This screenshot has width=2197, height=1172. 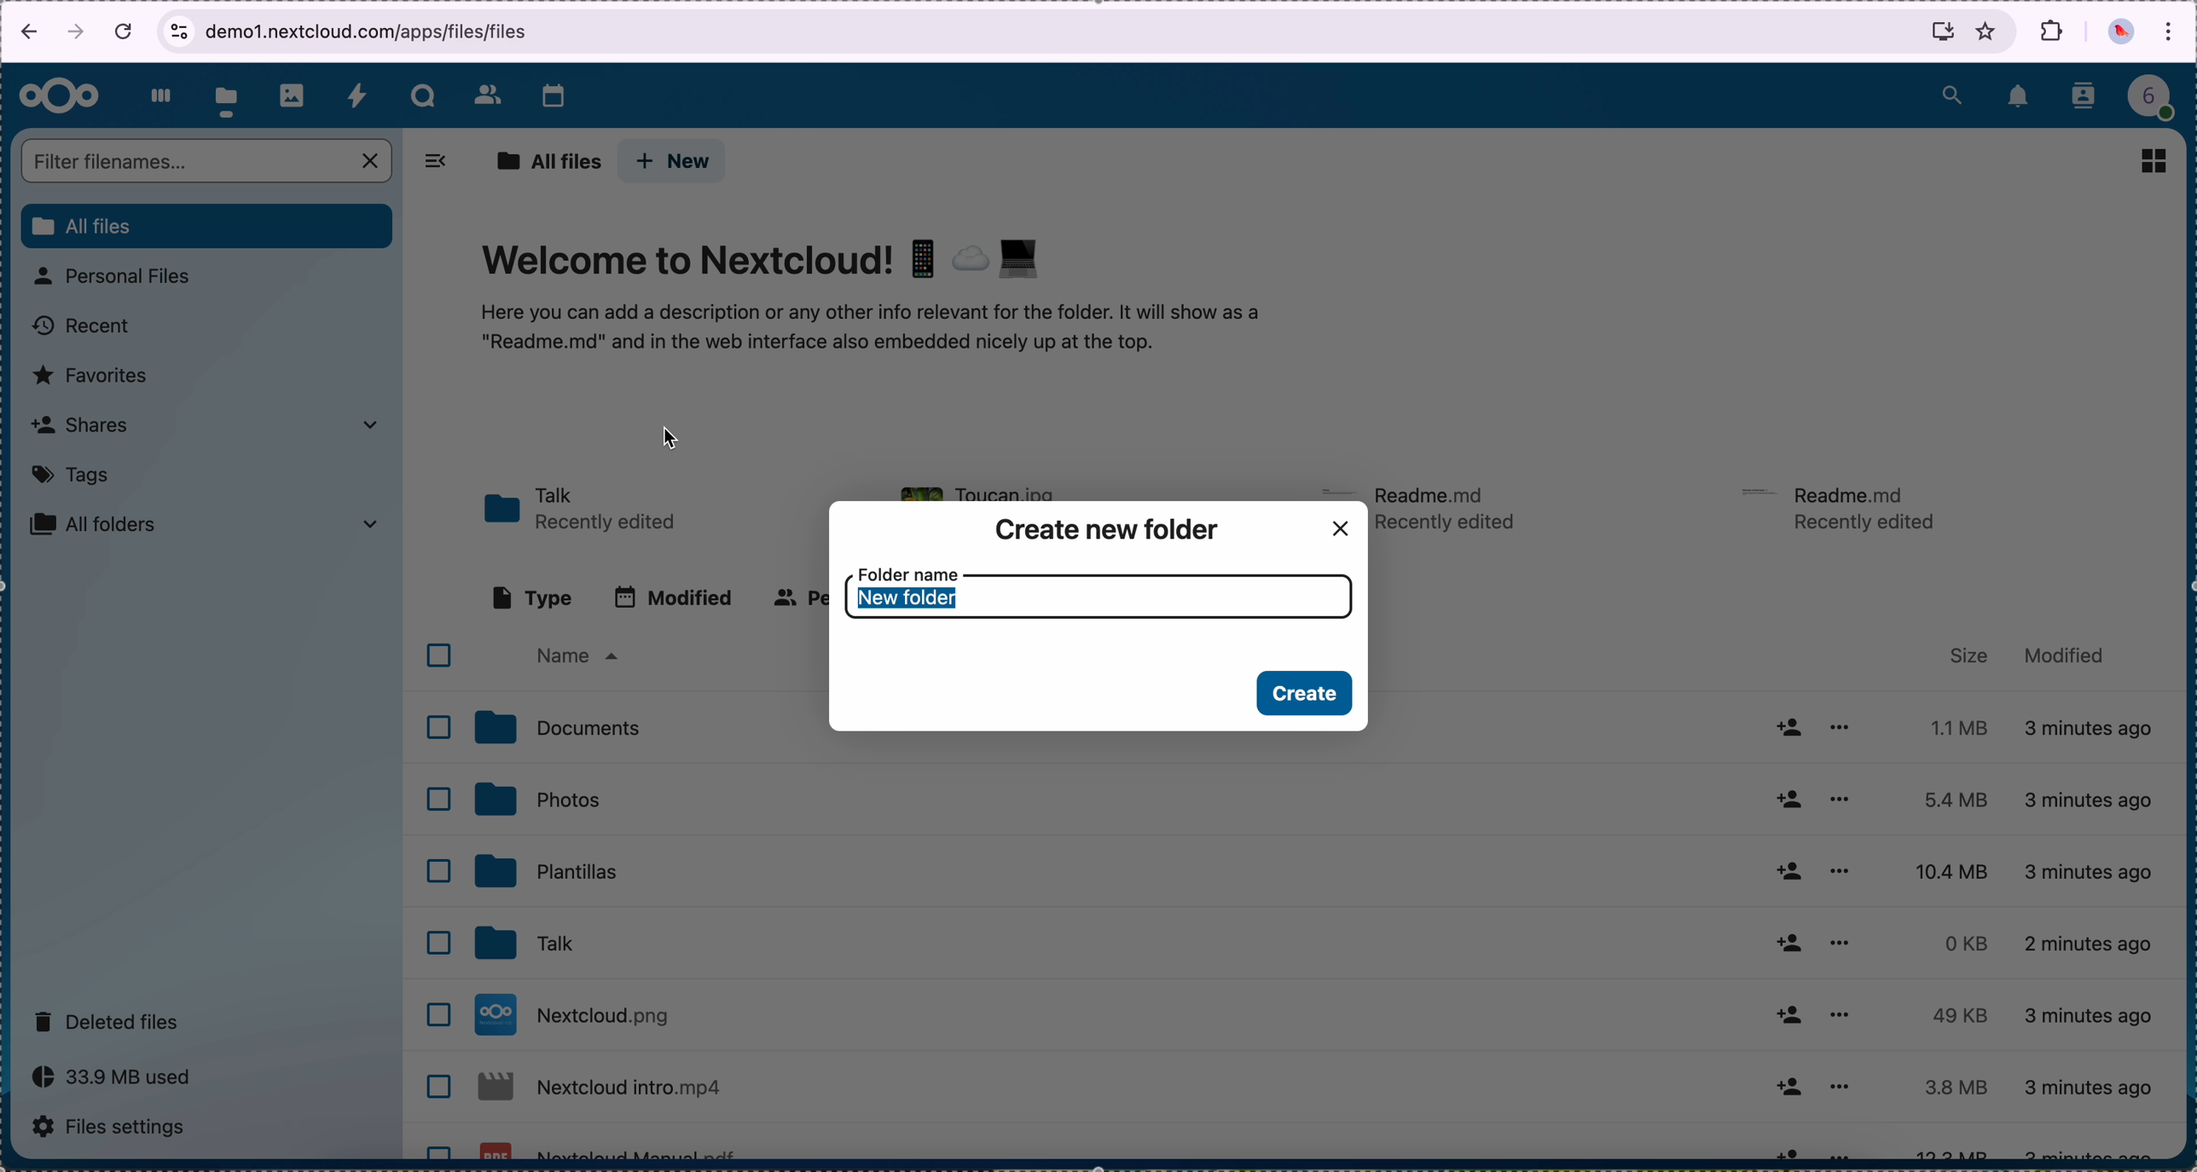 I want to click on search, so click(x=1951, y=92).